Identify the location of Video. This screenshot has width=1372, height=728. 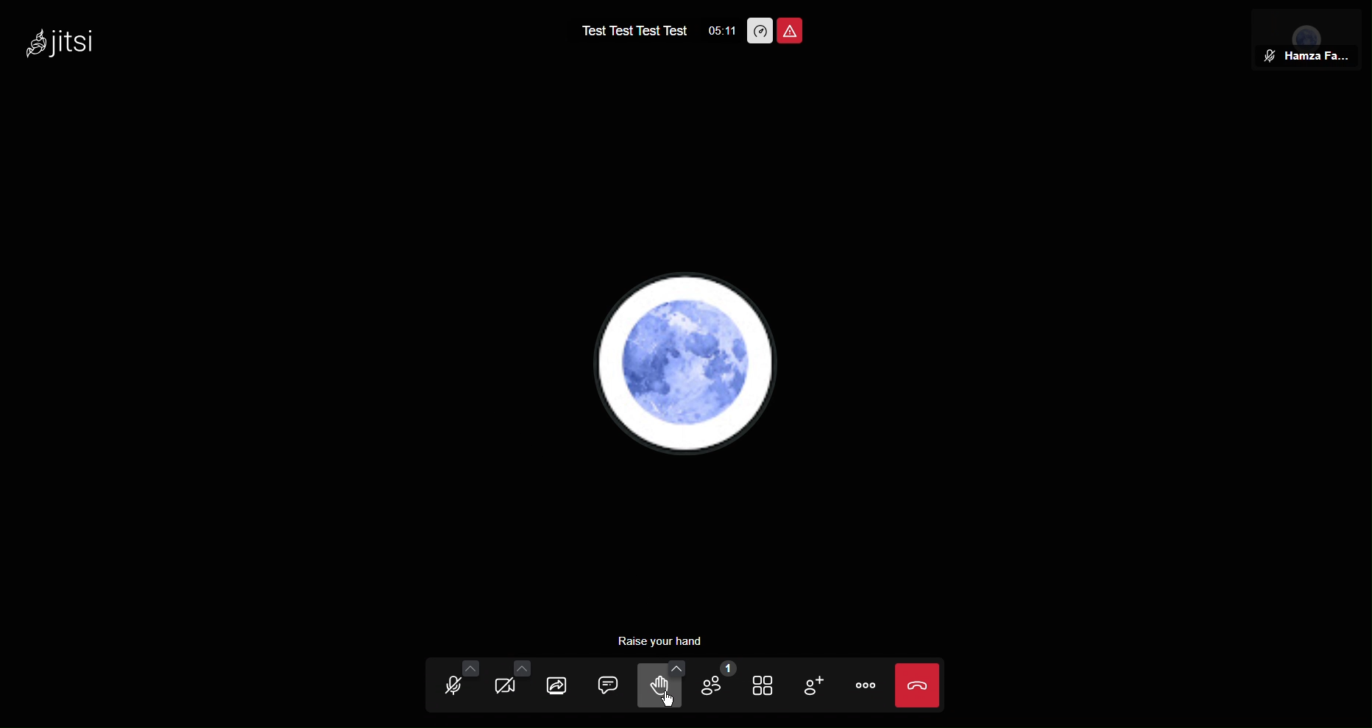
(513, 682).